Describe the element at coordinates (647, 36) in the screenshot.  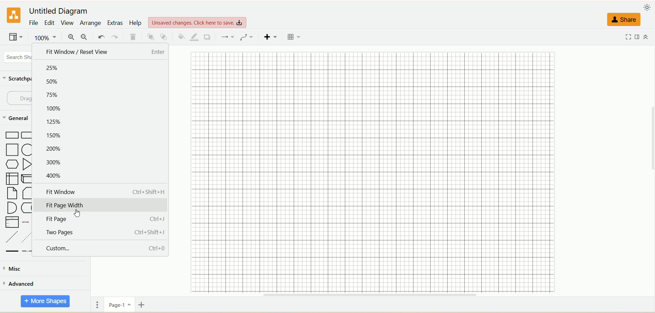
I see `expand/collapse` at that location.